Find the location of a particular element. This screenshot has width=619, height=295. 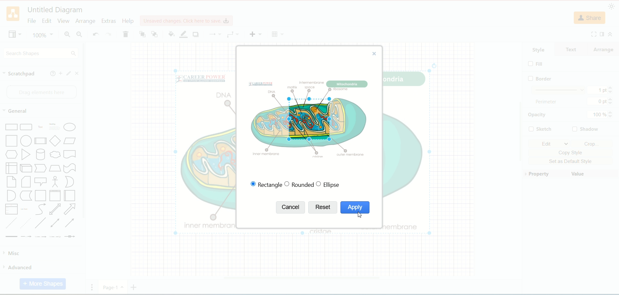

value is located at coordinates (593, 175).